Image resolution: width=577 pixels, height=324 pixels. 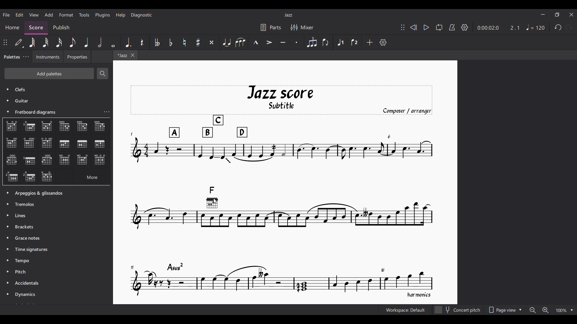 I want to click on Default, so click(x=19, y=42).